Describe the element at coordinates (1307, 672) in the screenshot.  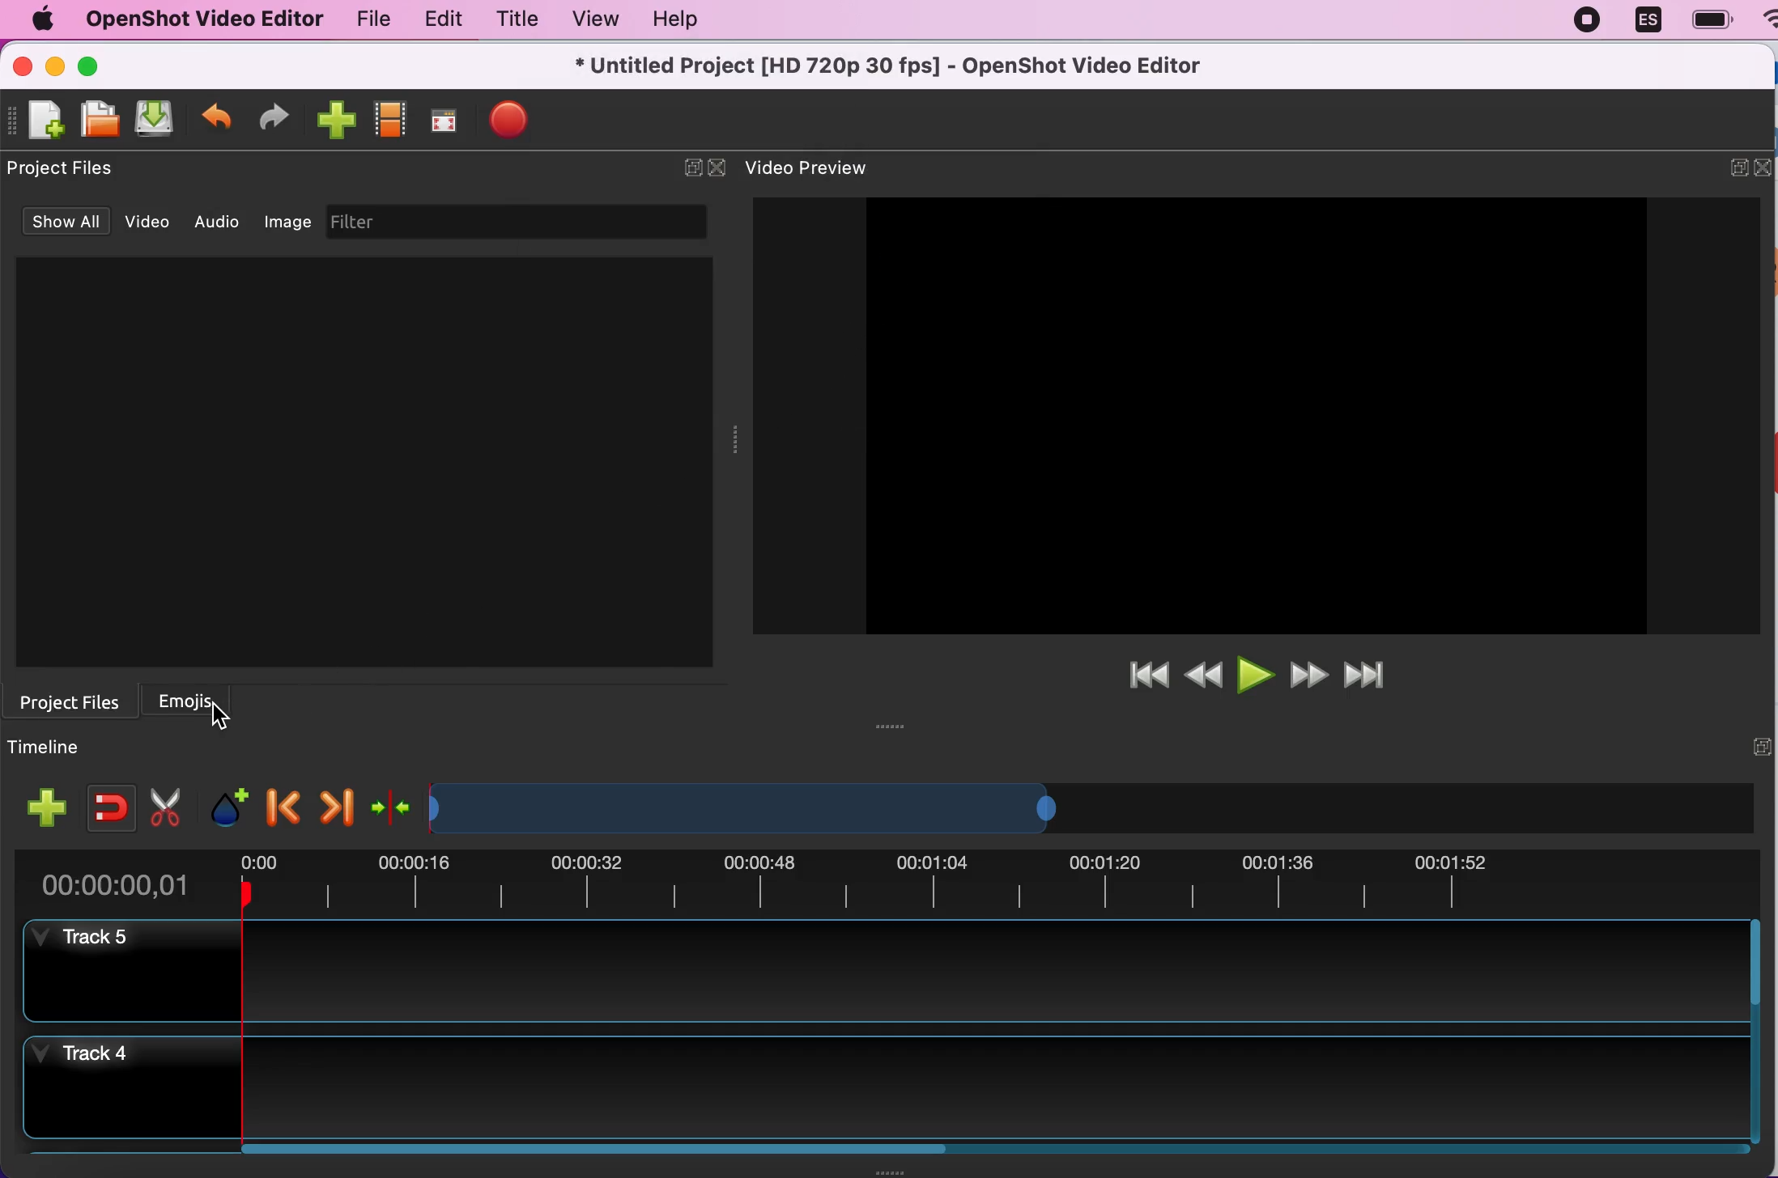
I see `fast forward` at that location.